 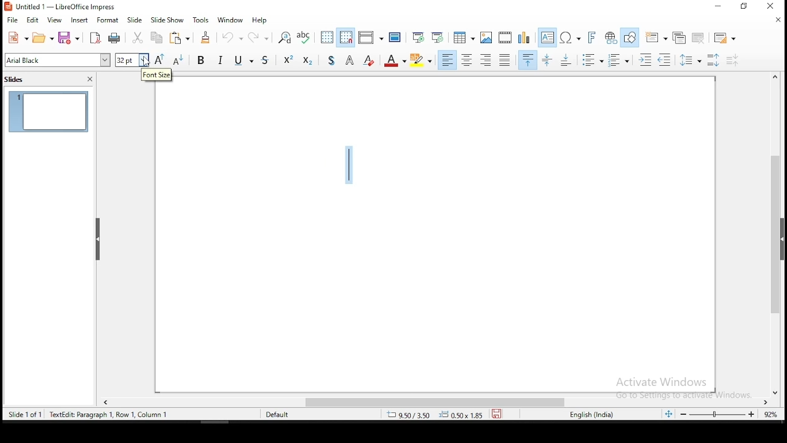 What do you see at coordinates (592, 60) in the screenshot?
I see `Bullet points` at bounding box center [592, 60].